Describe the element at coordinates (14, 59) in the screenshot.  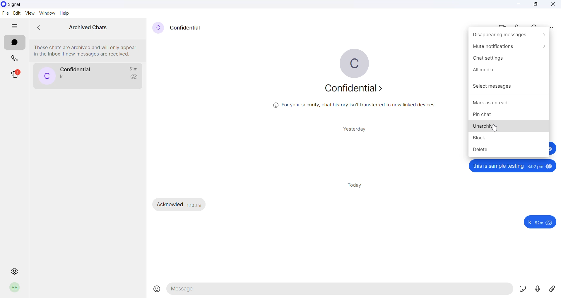
I see `calls` at that location.